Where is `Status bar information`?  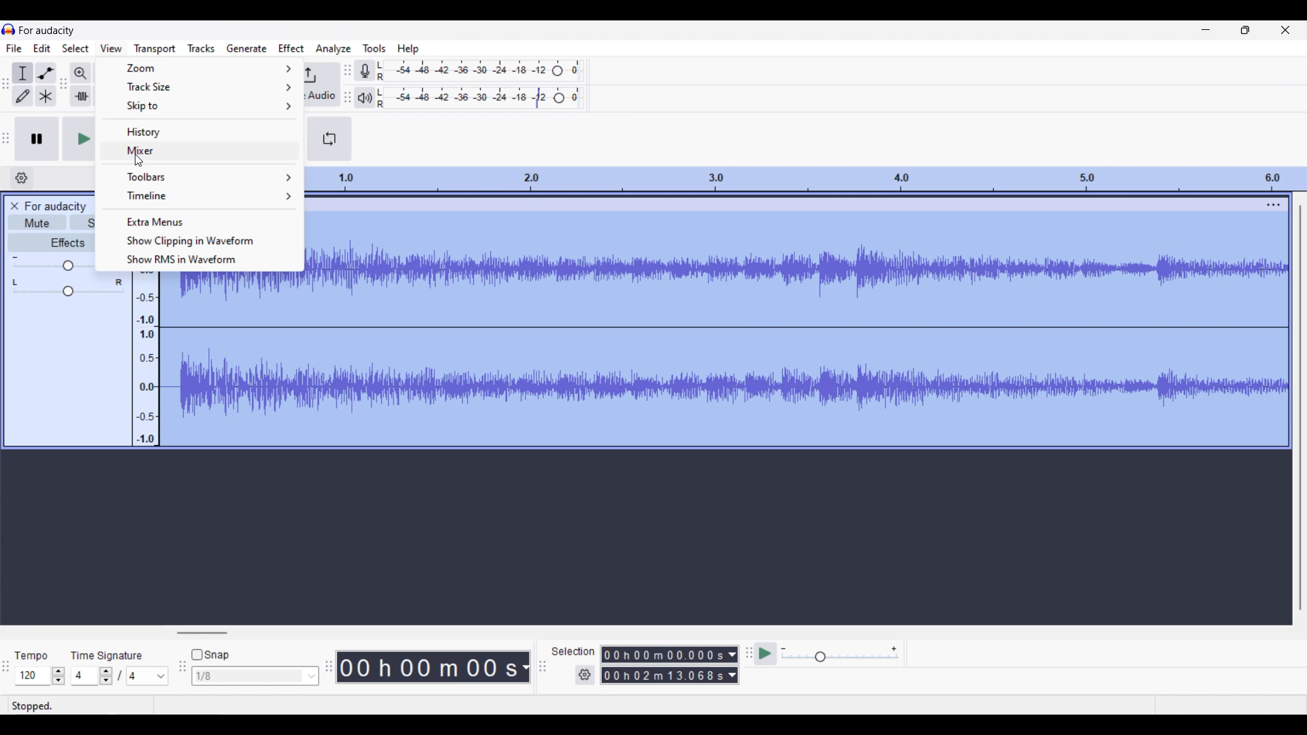 Status bar information is located at coordinates (37, 706).